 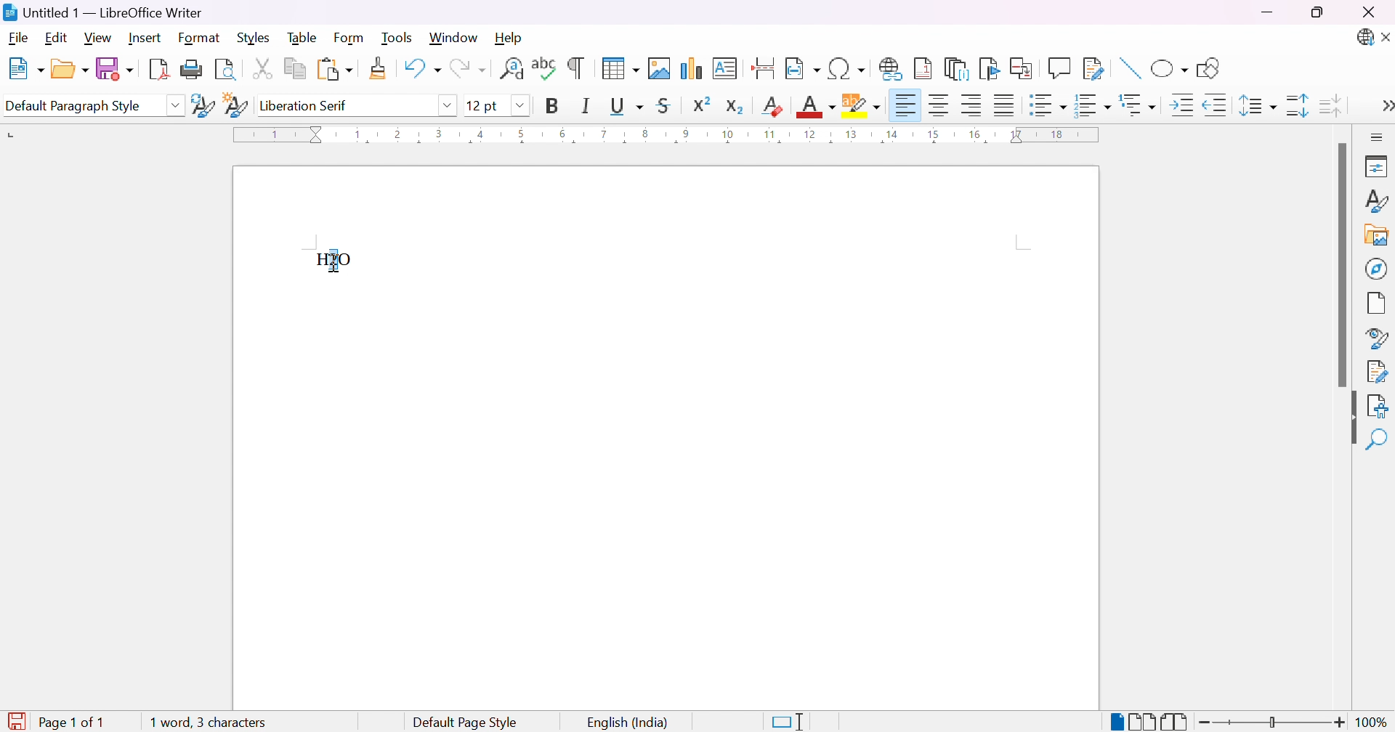 What do you see at coordinates (1377, 268) in the screenshot?
I see `Navigator` at bounding box center [1377, 268].